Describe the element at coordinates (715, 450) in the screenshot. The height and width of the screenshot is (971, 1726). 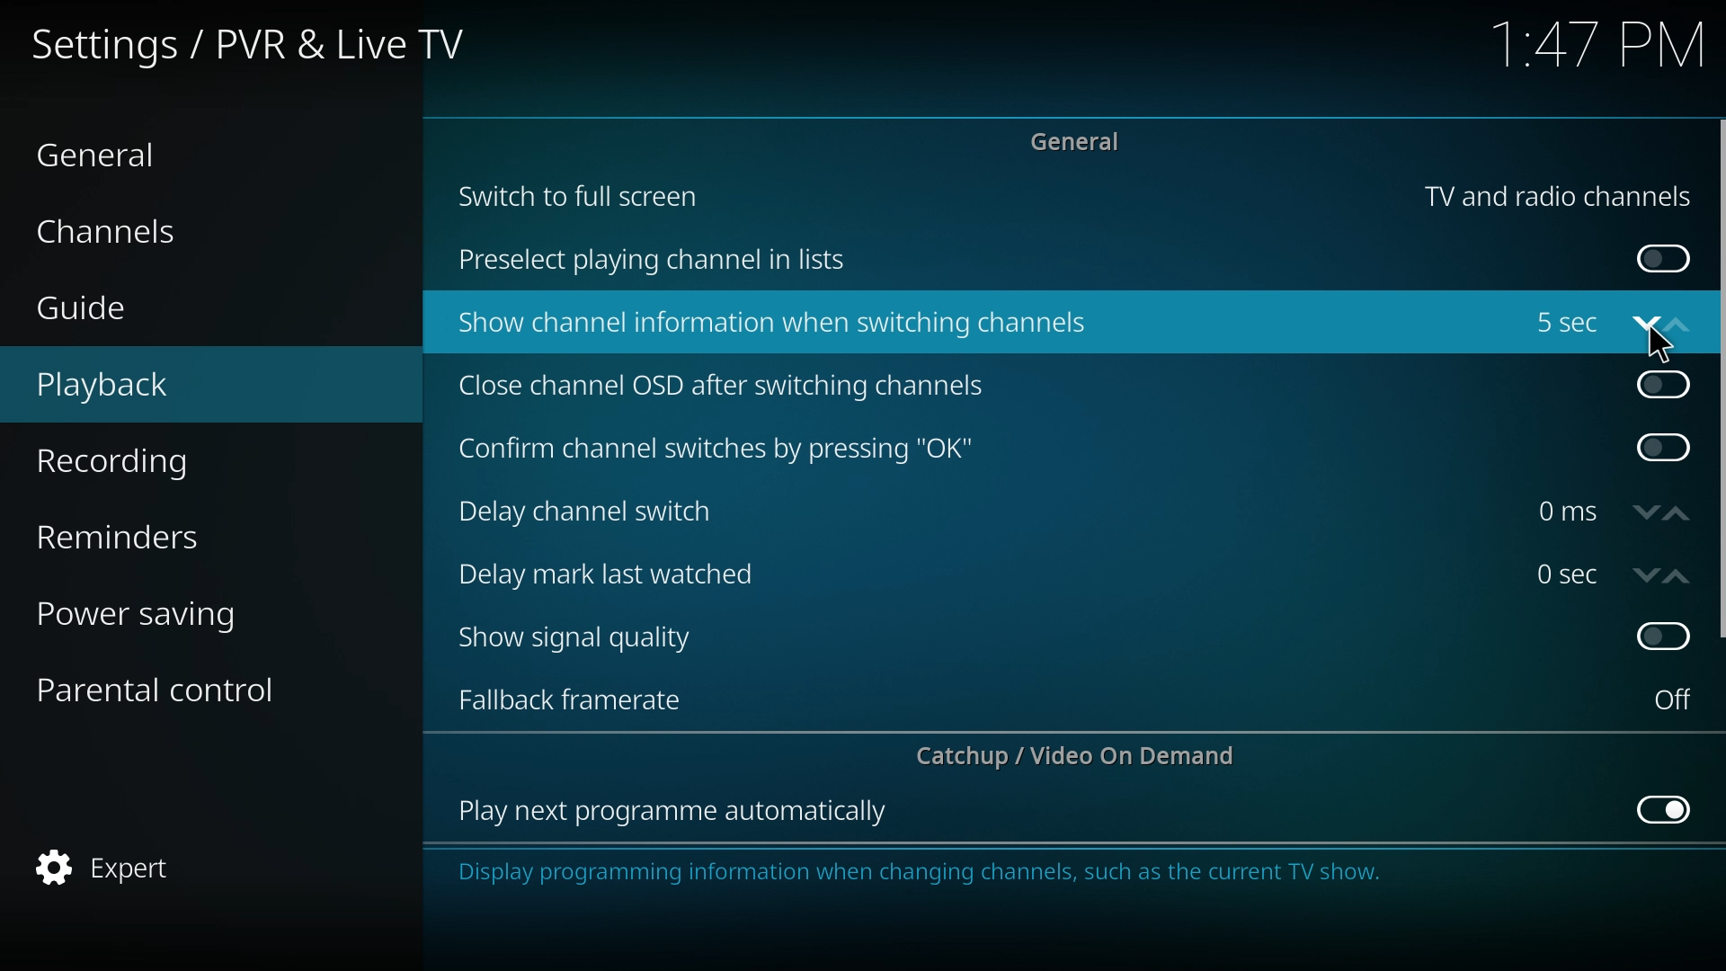
I see `confirm channel switches by pressing ok` at that location.